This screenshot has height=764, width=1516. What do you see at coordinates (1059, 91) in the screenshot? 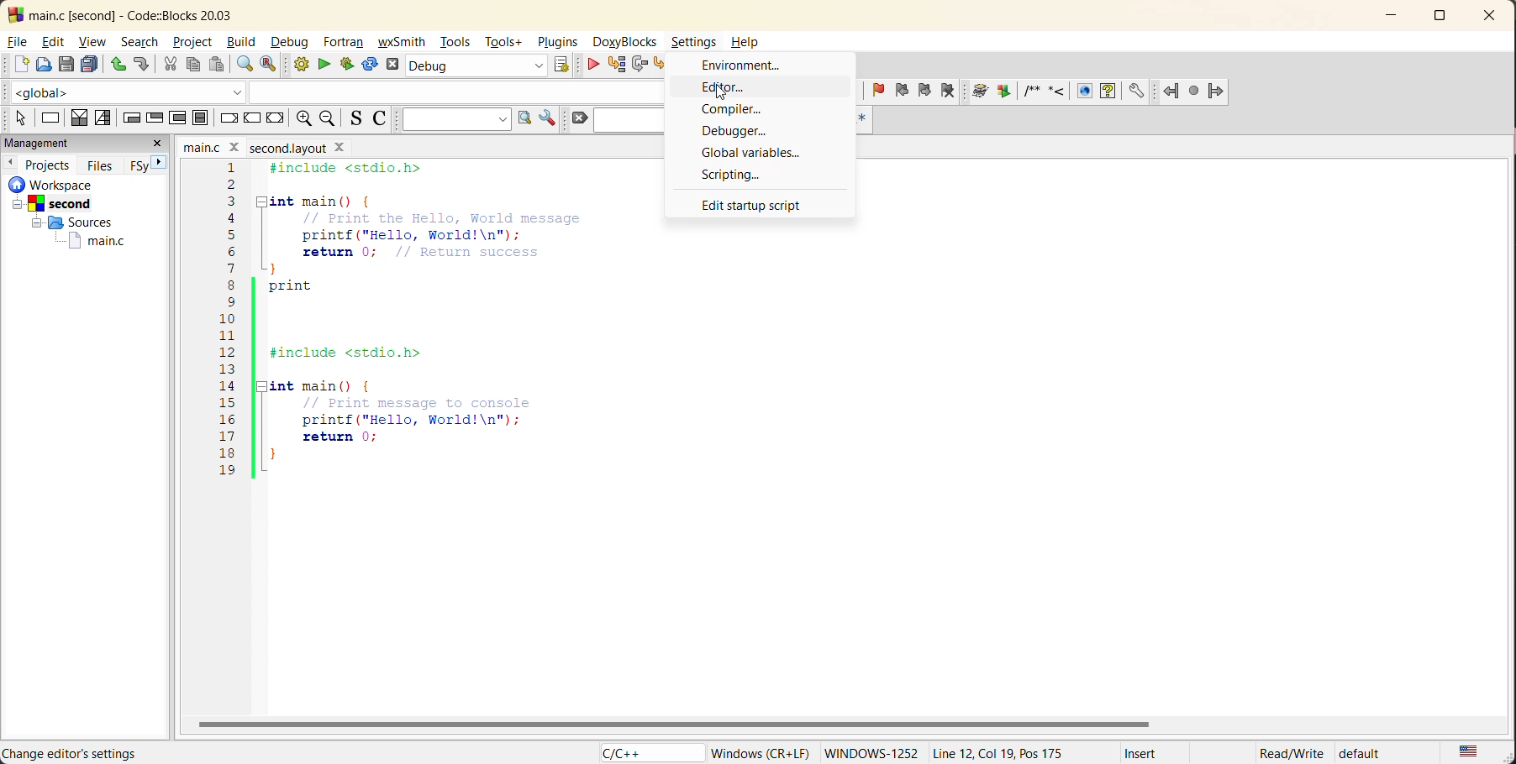
I see `doxyblocks references` at bounding box center [1059, 91].